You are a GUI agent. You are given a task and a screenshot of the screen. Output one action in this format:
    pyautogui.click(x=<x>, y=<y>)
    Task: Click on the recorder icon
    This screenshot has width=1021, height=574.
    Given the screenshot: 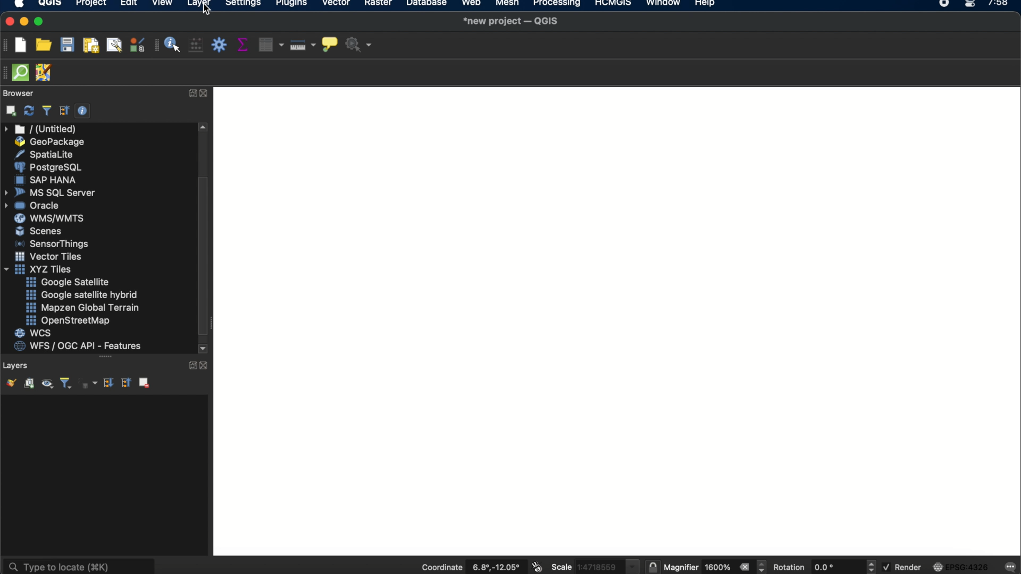 What is the action you would take?
    pyautogui.click(x=945, y=4)
    